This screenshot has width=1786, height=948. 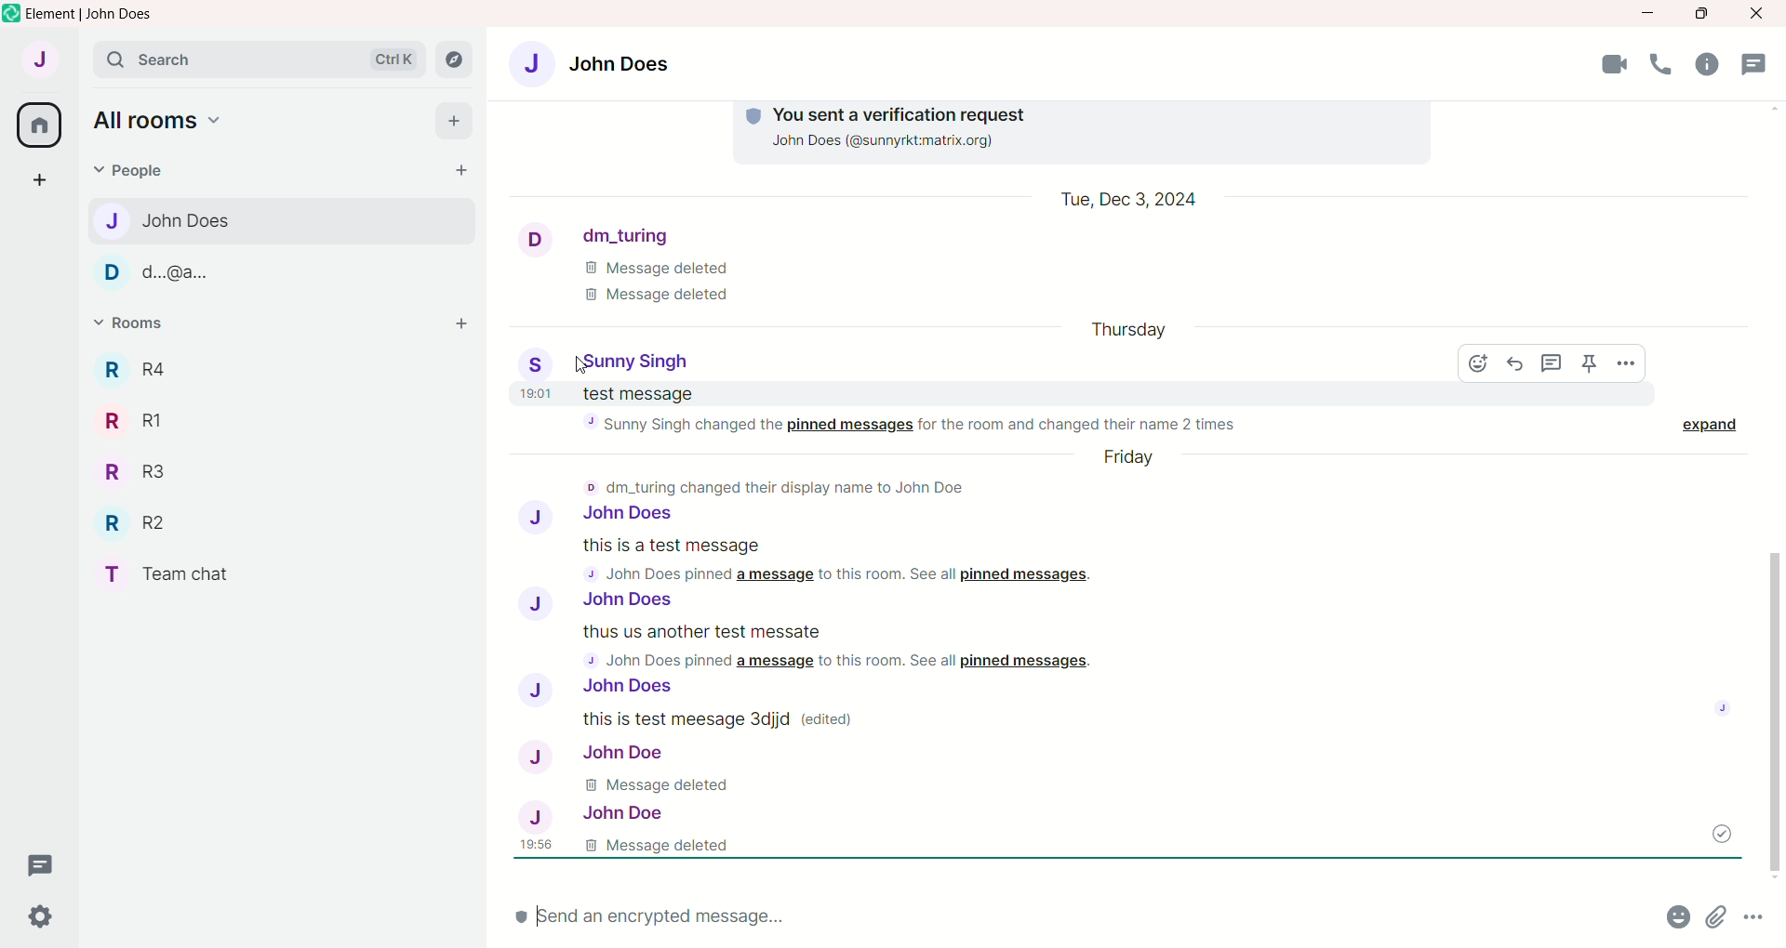 I want to click on options, so click(x=1627, y=365).